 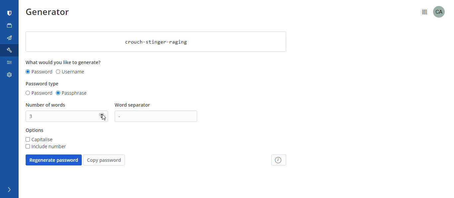 I want to click on what would you like to generate?, so click(x=64, y=62).